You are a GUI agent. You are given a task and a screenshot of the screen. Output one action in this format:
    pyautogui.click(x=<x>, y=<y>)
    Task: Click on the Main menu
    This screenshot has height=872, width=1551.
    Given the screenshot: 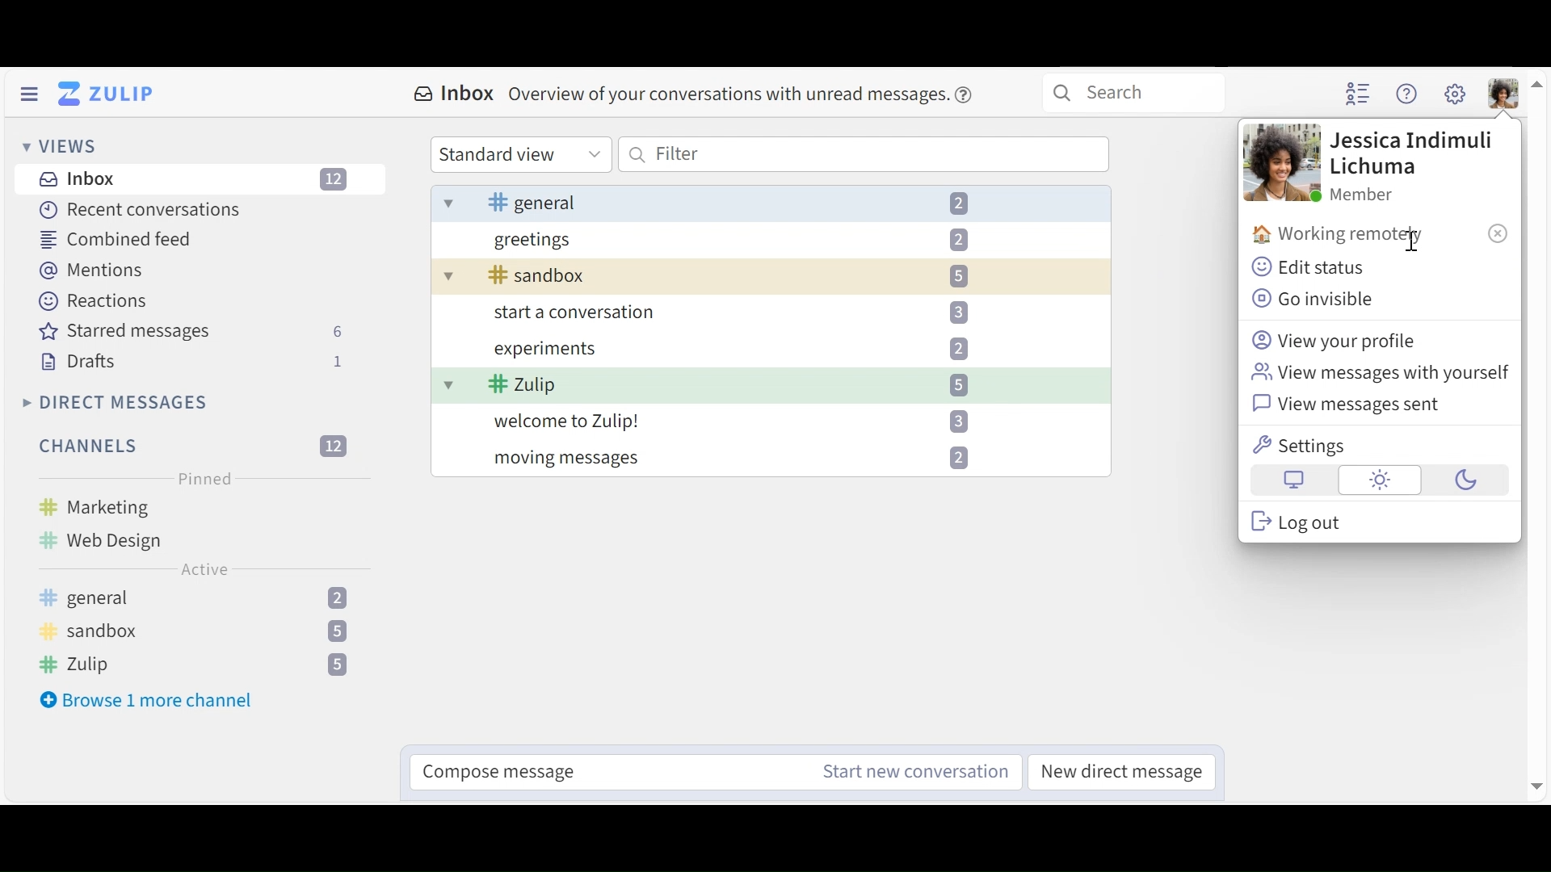 What is the action you would take?
    pyautogui.click(x=1455, y=94)
    